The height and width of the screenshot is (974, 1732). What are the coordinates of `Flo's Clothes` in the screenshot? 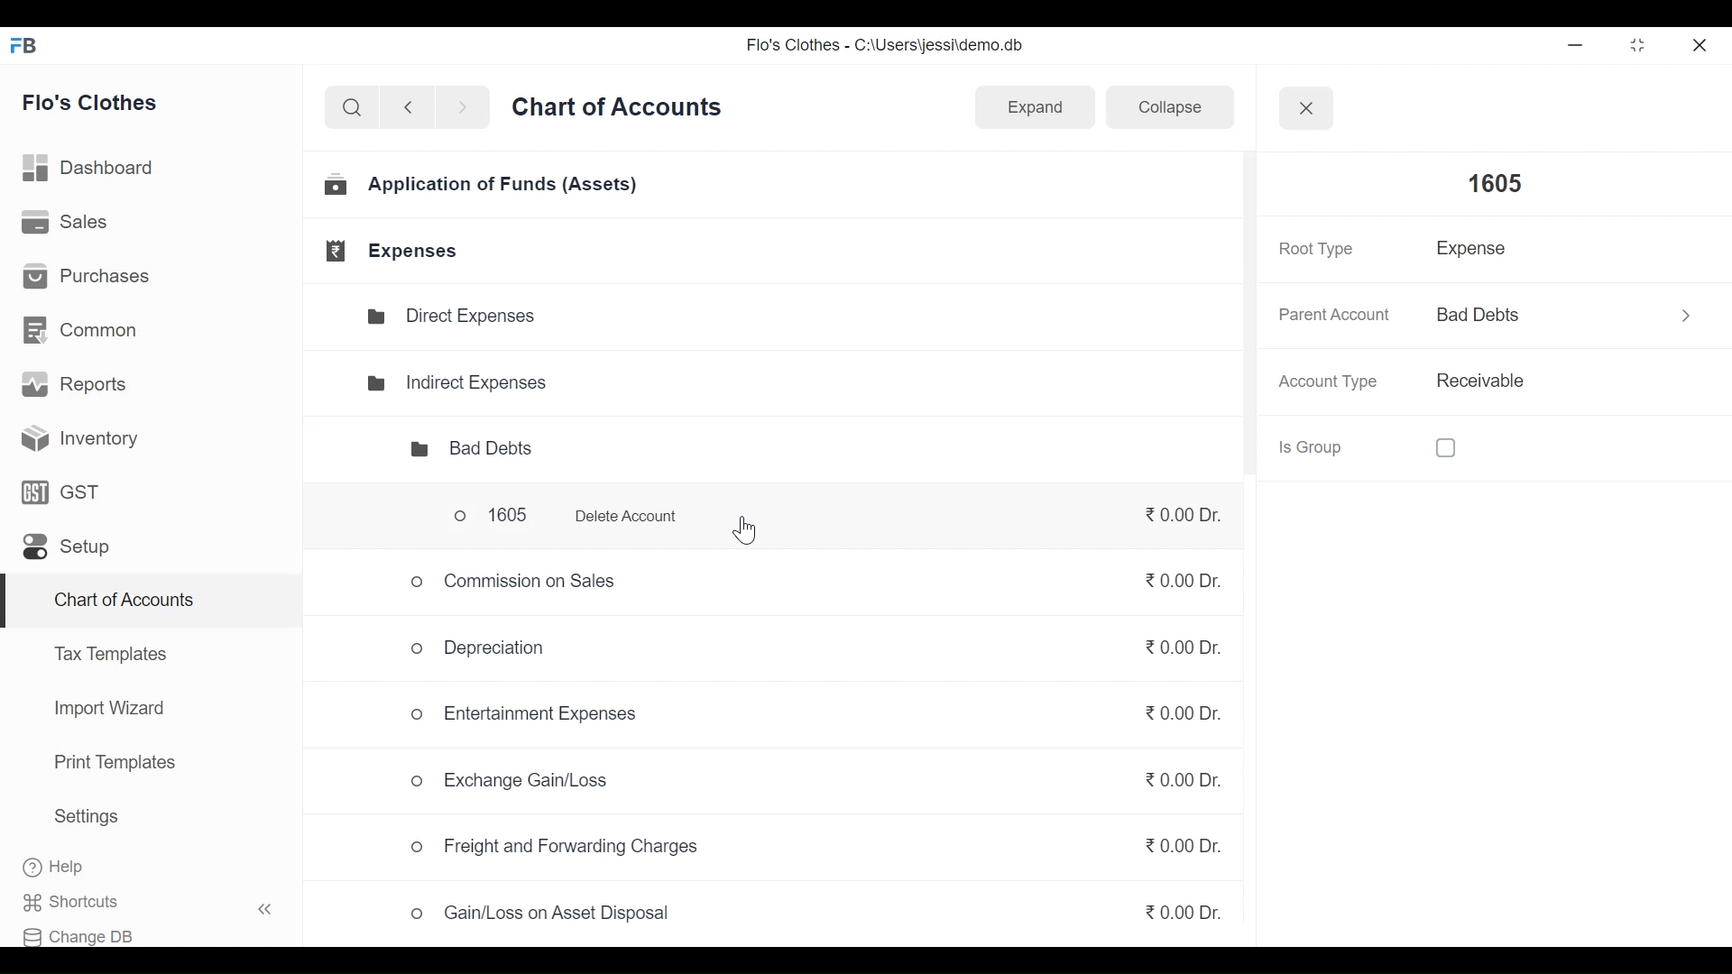 It's located at (98, 104).